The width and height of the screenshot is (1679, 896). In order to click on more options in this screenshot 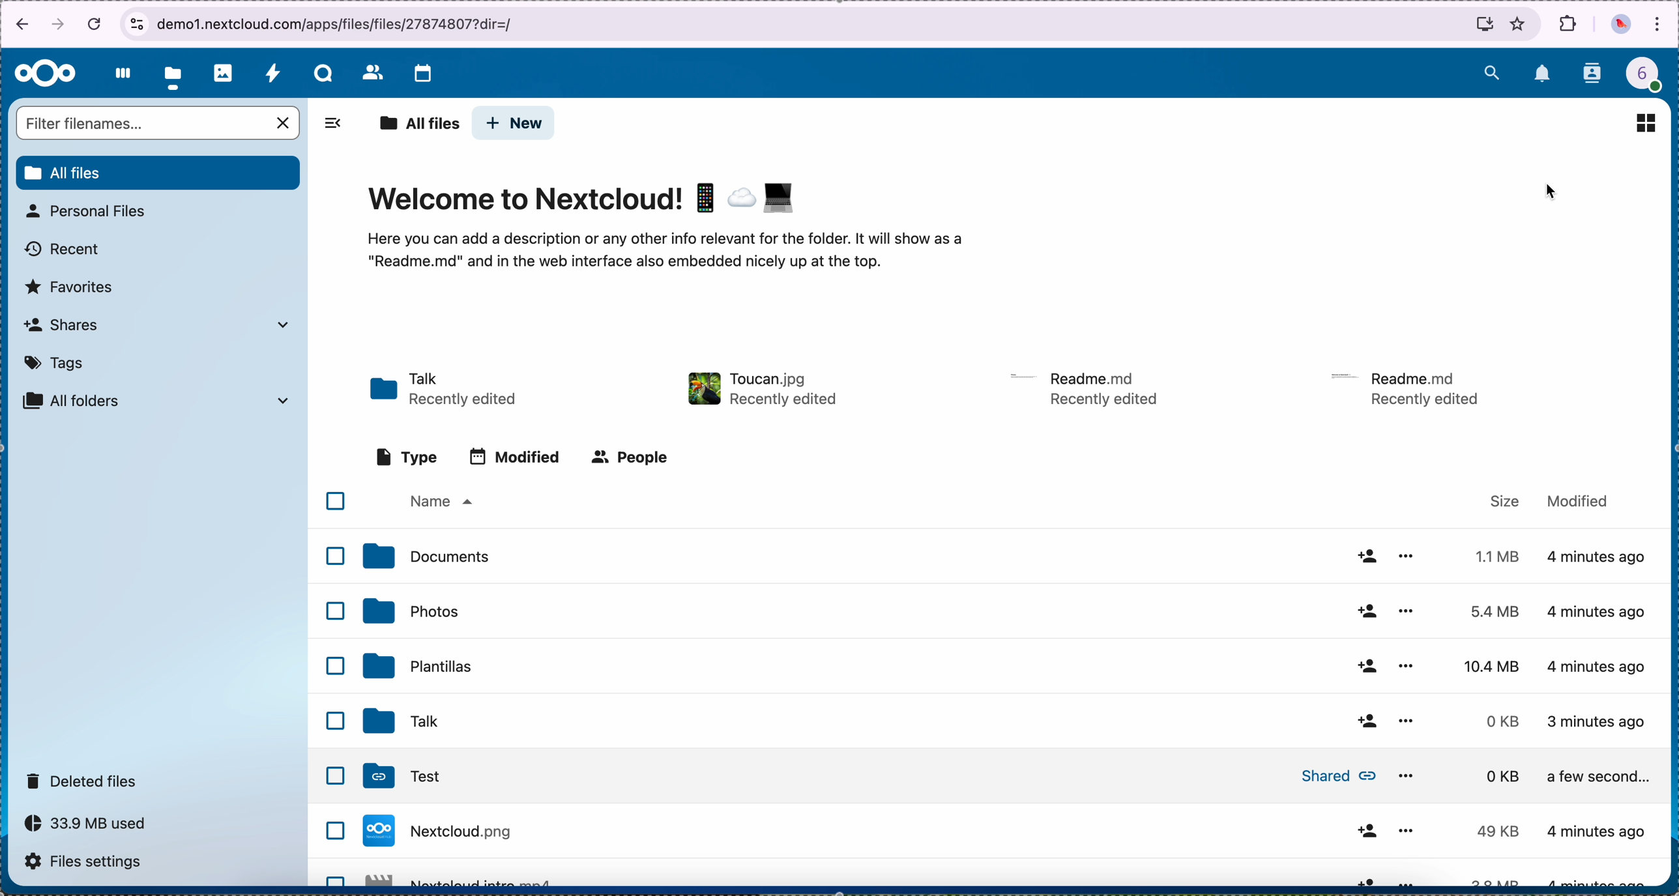, I will do `click(1411, 880)`.